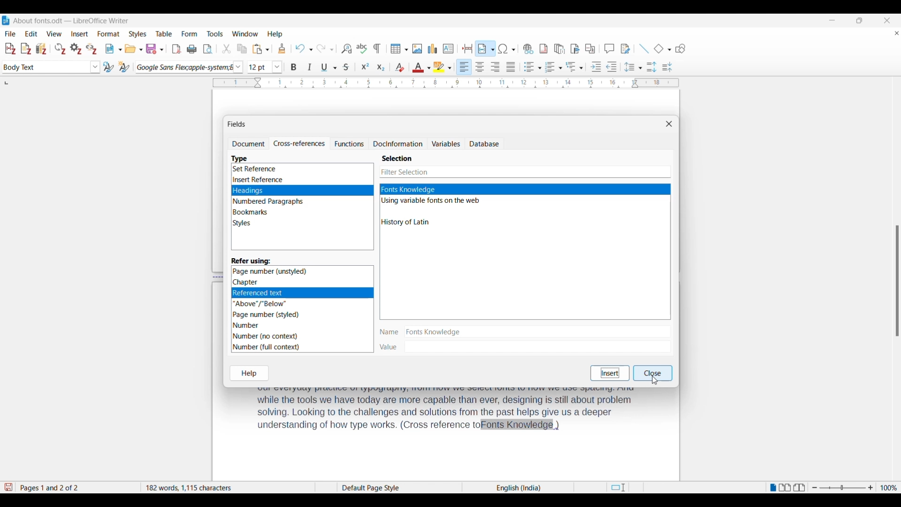 Image resolution: width=901 pixels, height=507 pixels. Describe the element at coordinates (215, 34) in the screenshot. I see `Tools menu` at that location.